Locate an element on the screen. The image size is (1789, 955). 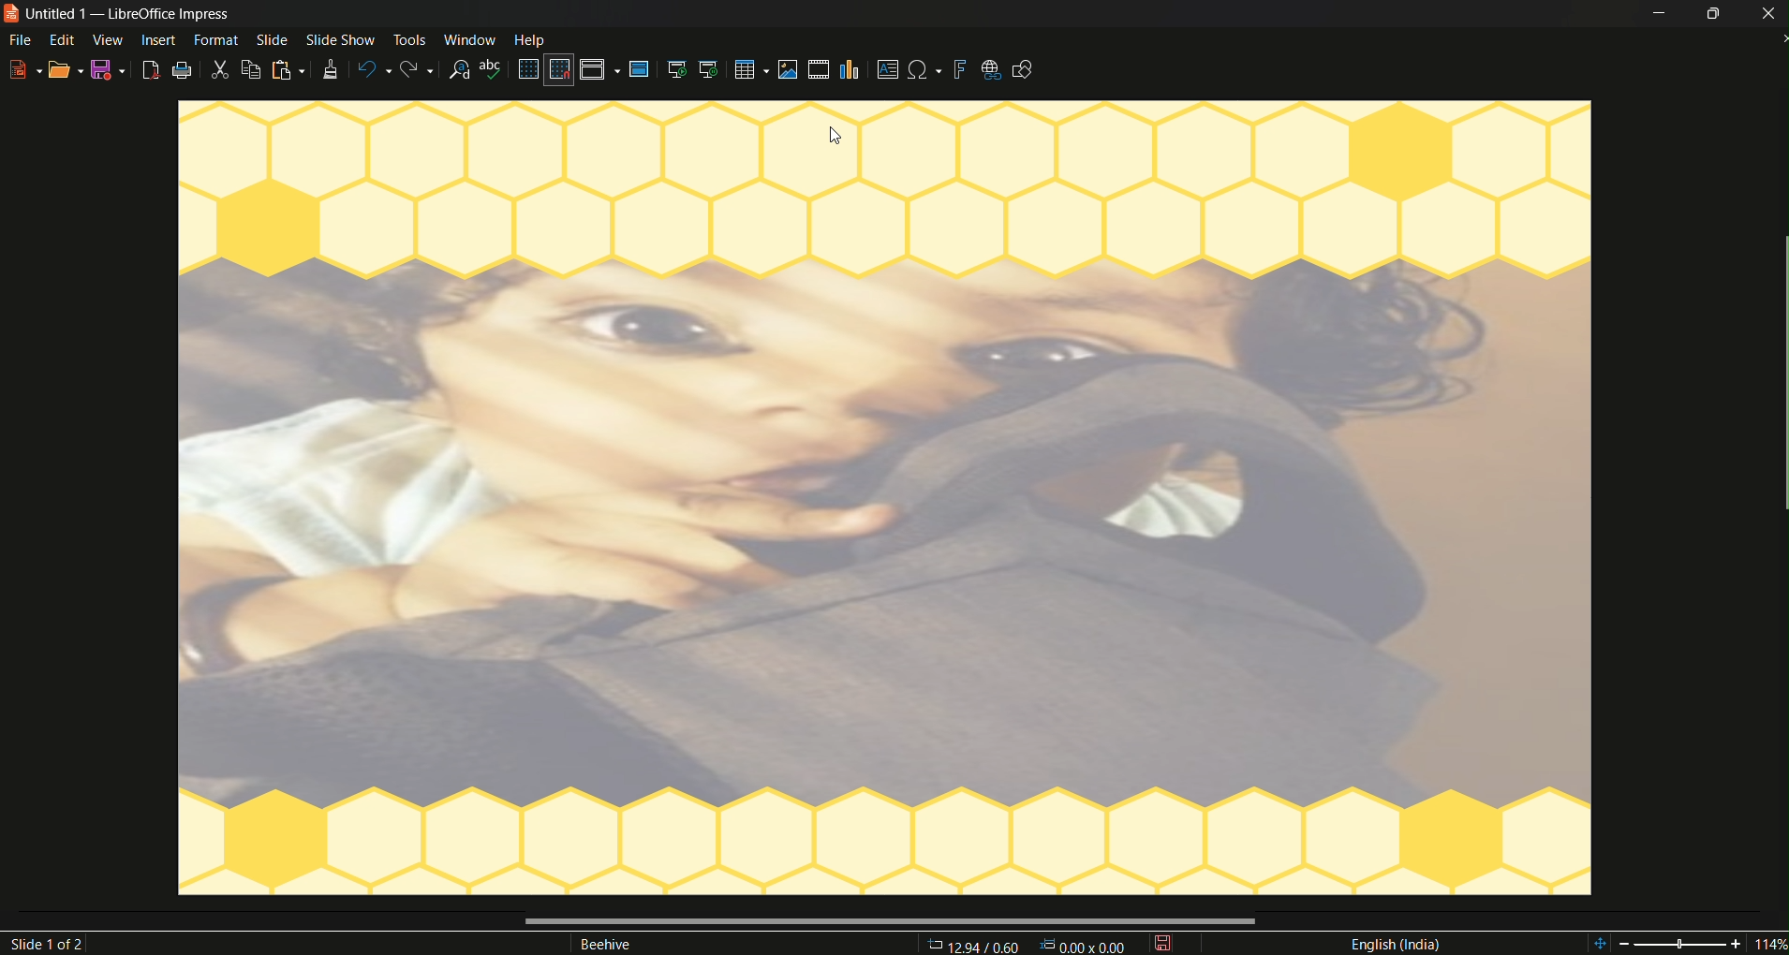
insert fontwork text is located at coordinates (961, 70).